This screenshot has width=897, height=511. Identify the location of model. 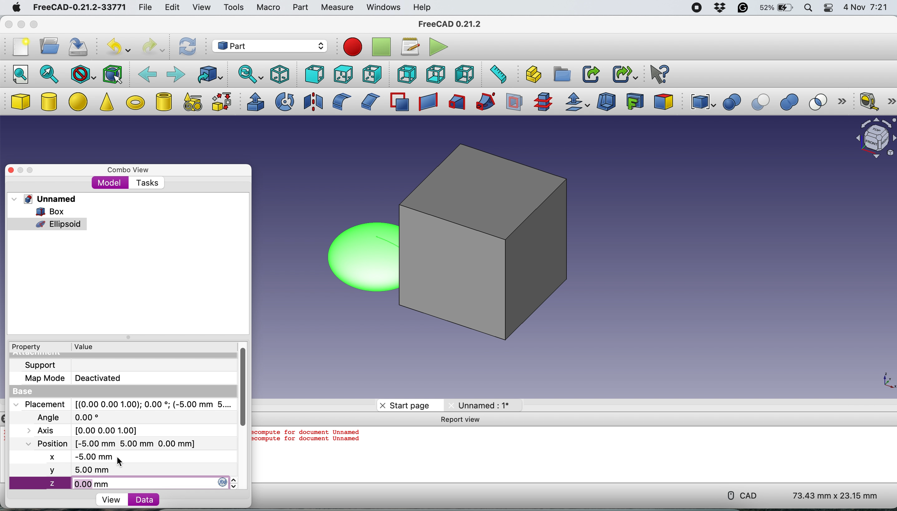
(110, 182).